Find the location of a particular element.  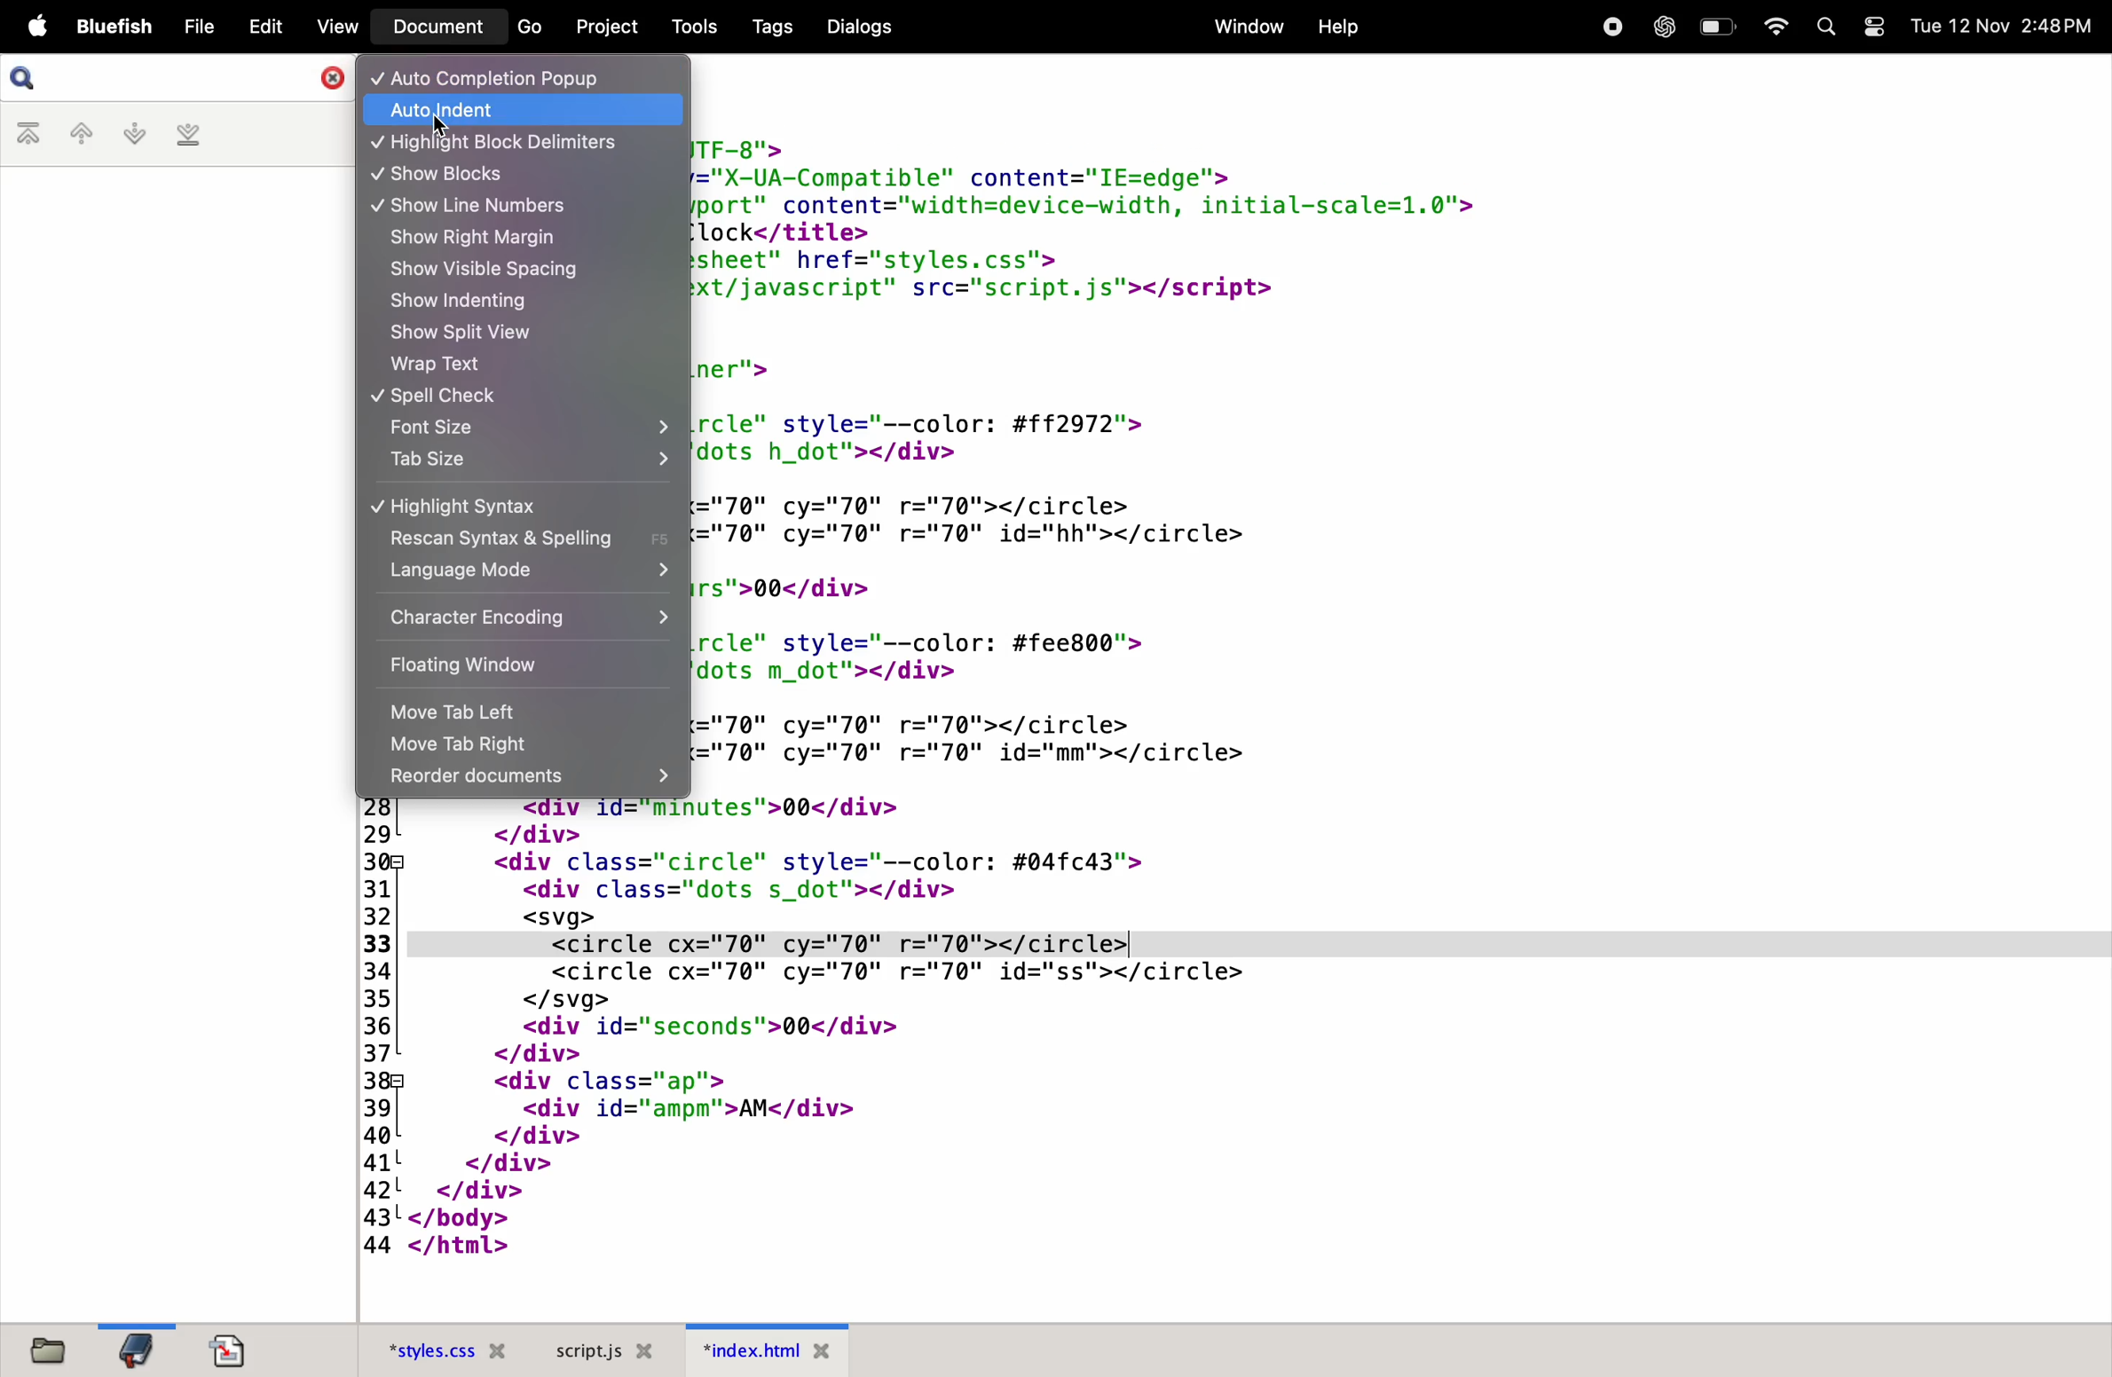

tab size is located at coordinates (524, 461).